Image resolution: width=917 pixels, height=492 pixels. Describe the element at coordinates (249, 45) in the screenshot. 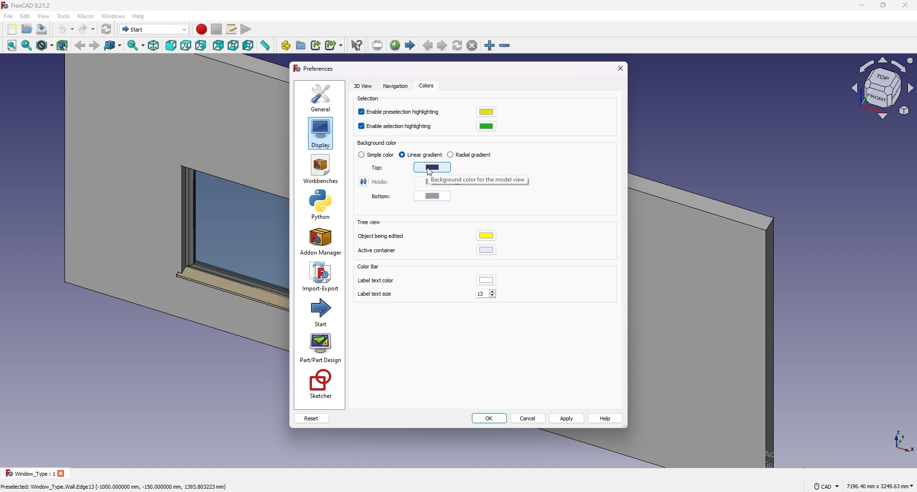

I see `left` at that location.